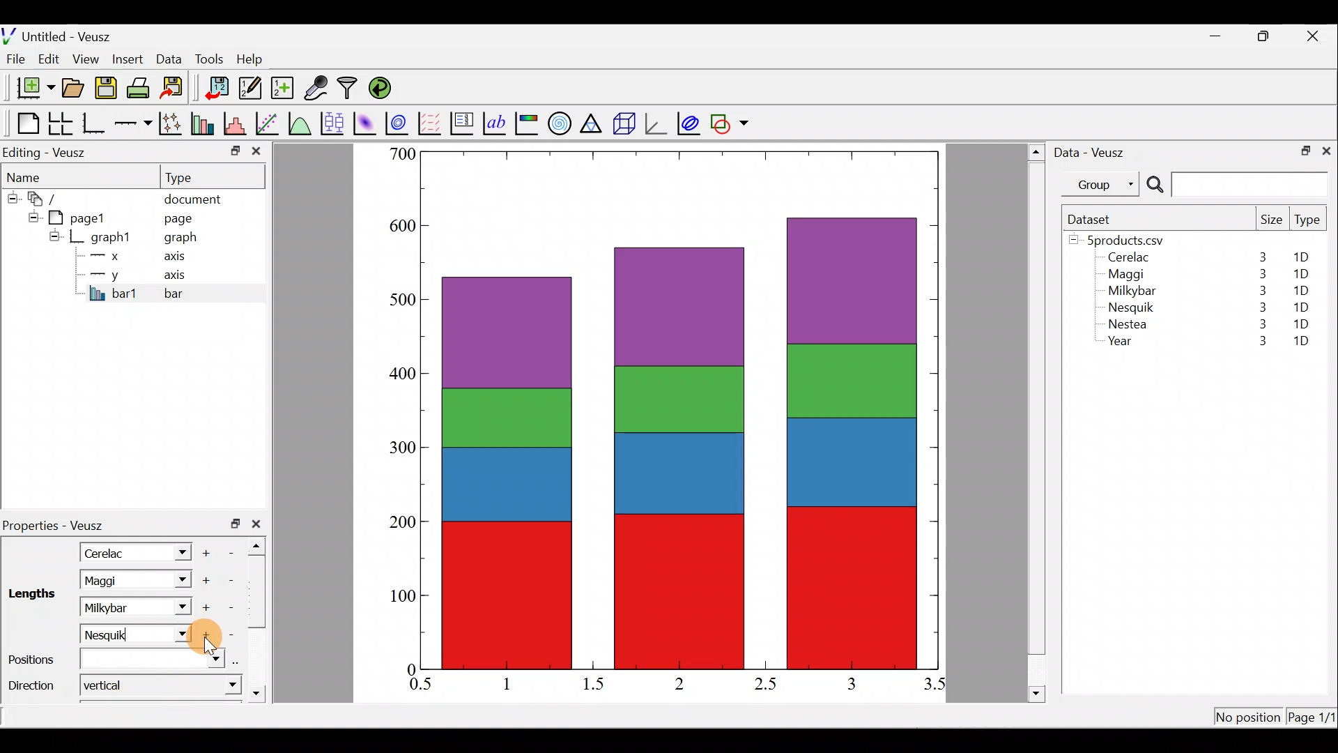 The width and height of the screenshot is (1338, 753). I want to click on Untitled - Veusz, so click(62, 34).